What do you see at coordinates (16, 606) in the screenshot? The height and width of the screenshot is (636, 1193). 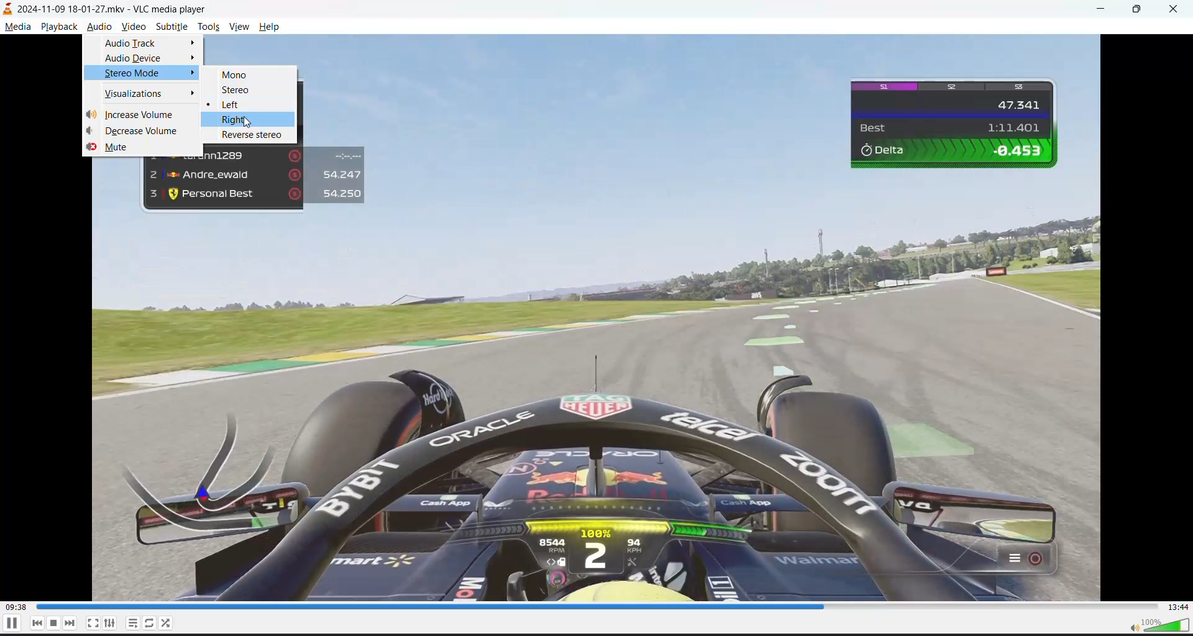 I see `current track time` at bounding box center [16, 606].